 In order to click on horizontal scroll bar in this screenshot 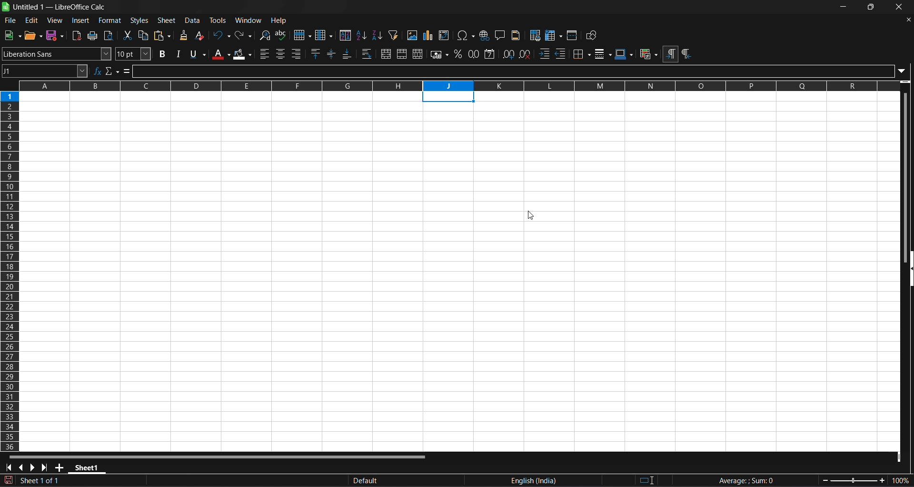, I will do `click(214, 456)`.